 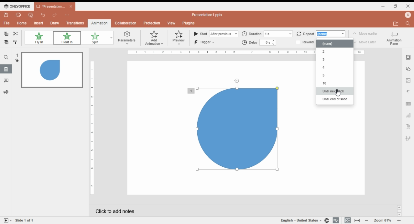 What do you see at coordinates (125, 23) in the screenshot?
I see `collaboration` at bounding box center [125, 23].